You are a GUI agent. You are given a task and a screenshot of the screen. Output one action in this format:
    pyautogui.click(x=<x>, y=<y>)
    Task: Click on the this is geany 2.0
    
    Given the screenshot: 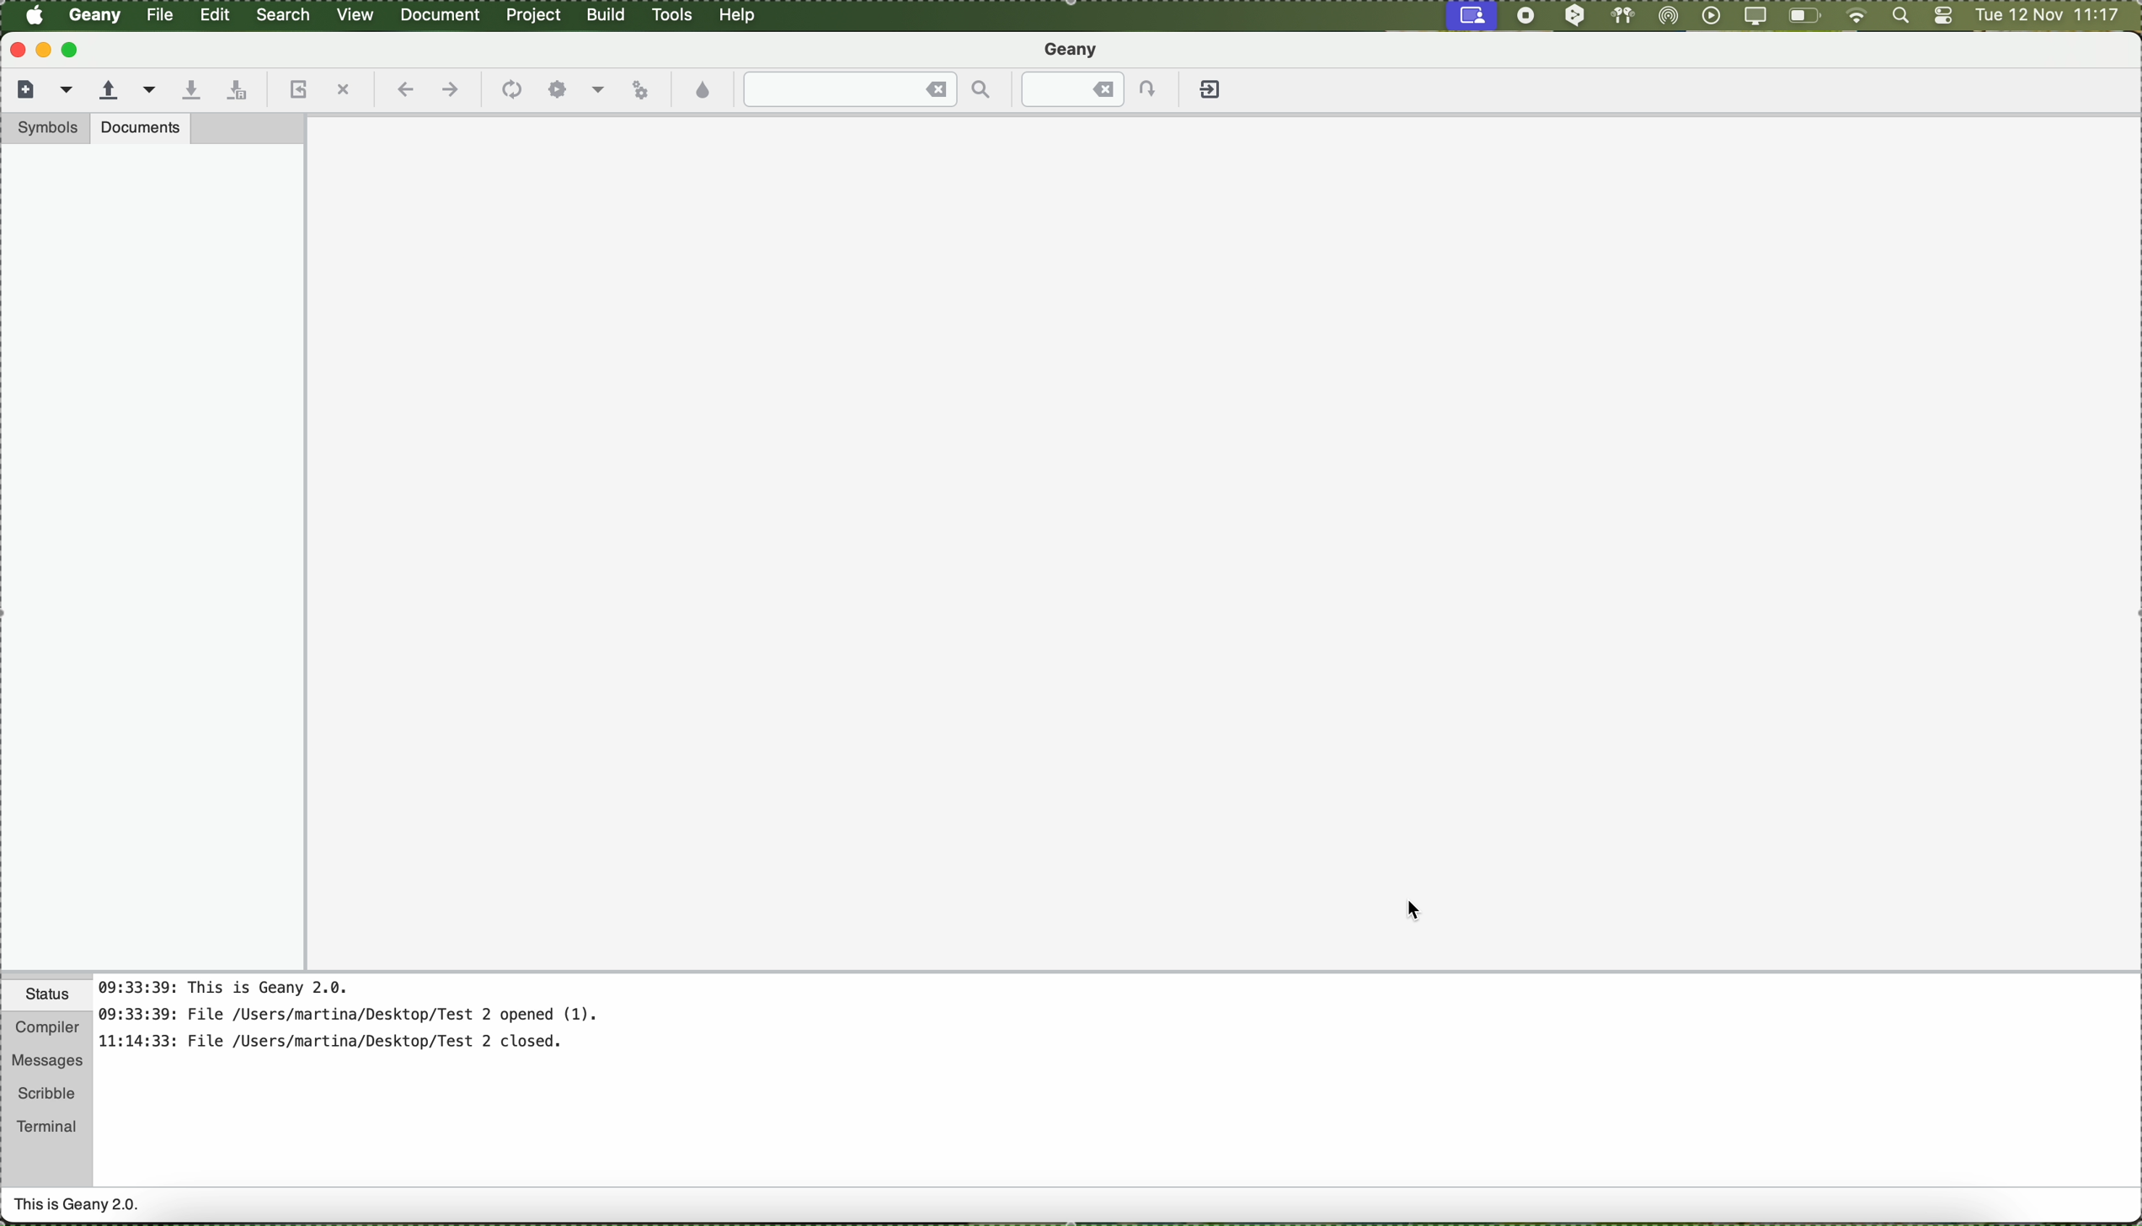 What is the action you would take?
    pyautogui.click(x=77, y=1207)
    